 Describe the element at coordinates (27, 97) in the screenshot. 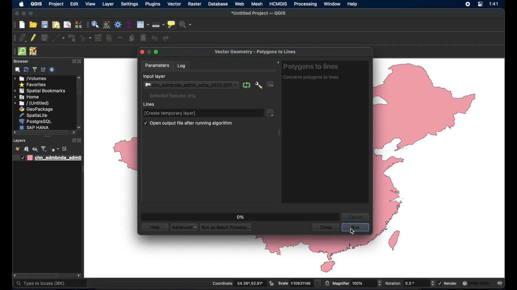

I see `home` at that location.